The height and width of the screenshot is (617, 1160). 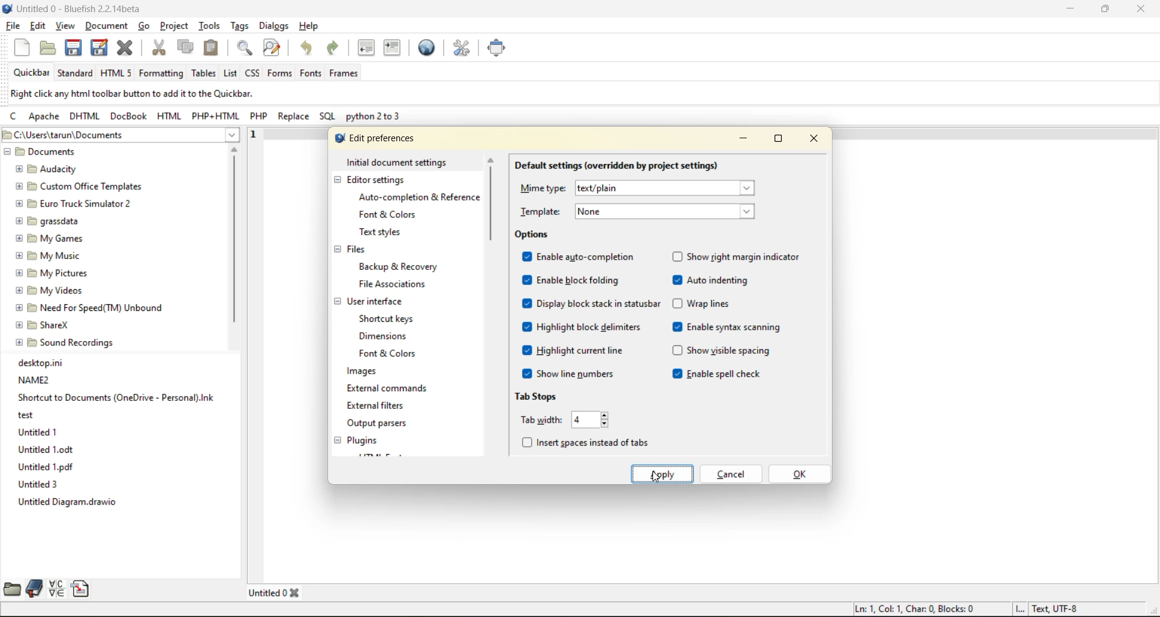 I want to click on shortcut keys, so click(x=390, y=318).